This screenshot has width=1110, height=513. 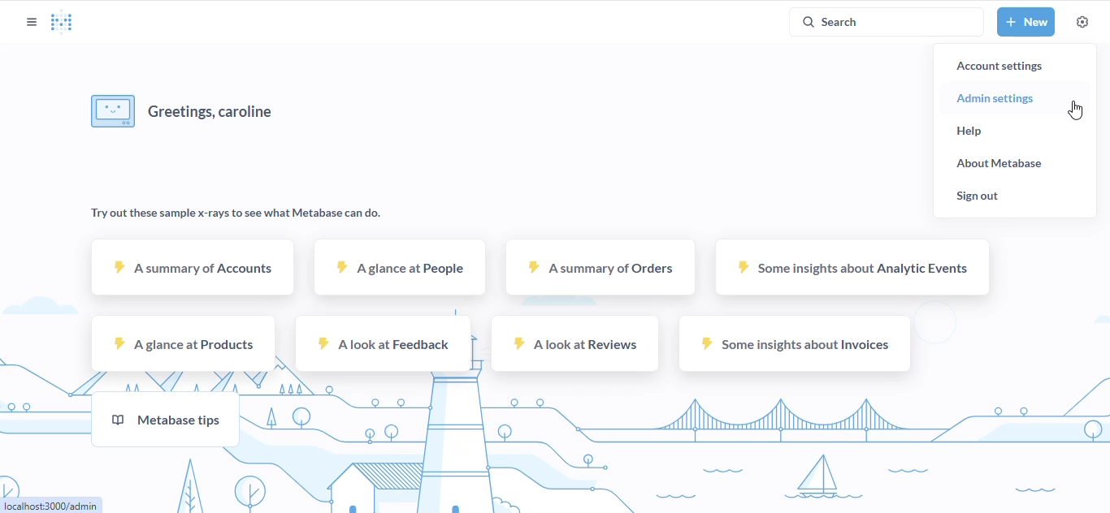 I want to click on a glance at products, so click(x=184, y=343).